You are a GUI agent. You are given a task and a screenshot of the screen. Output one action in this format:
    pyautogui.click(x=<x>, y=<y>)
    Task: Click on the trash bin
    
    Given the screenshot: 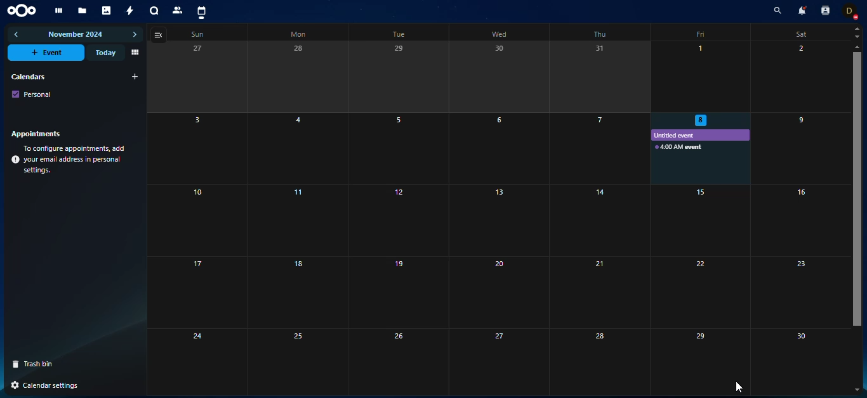 What is the action you would take?
    pyautogui.click(x=37, y=364)
    